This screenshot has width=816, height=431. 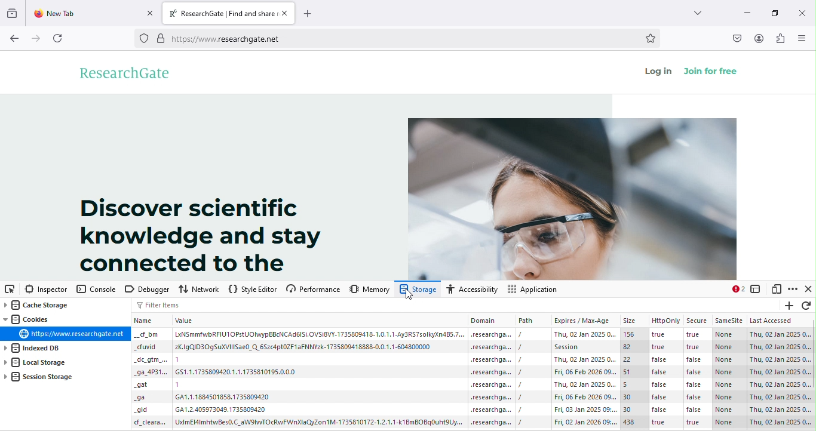 I want to click on close, so click(x=808, y=288).